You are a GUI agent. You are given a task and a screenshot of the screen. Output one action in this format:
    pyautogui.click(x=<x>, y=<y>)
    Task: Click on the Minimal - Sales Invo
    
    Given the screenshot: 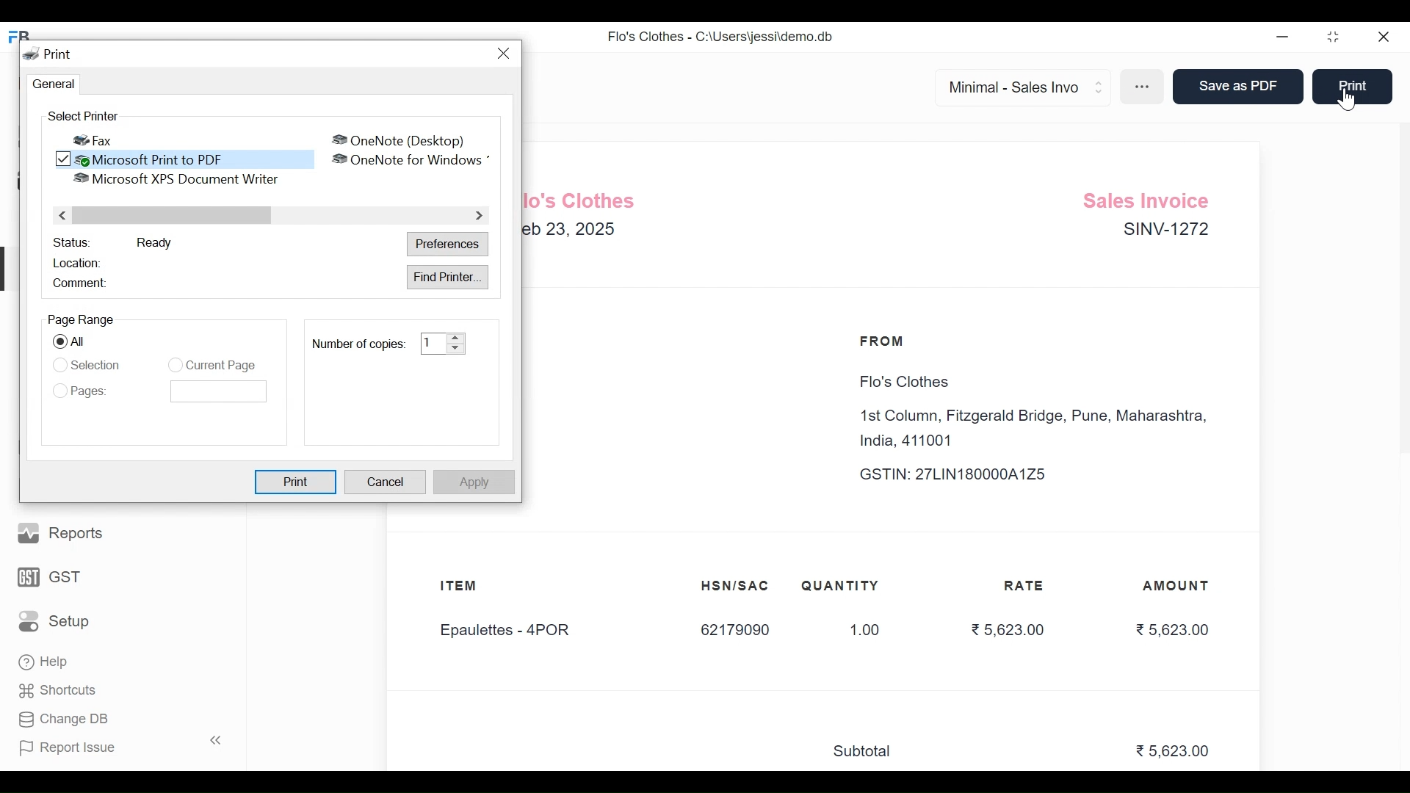 What is the action you would take?
    pyautogui.click(x=1016, y=87)
    